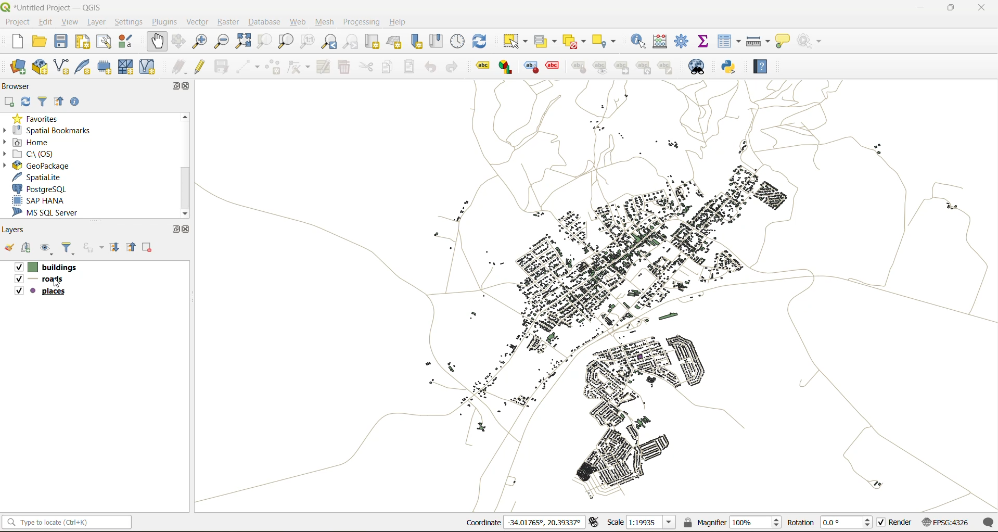 The width and height of the screenshot is (998, 532). Describe the element at coordinates (221, 40) in the screenshot. I see `zoom out` at that location.